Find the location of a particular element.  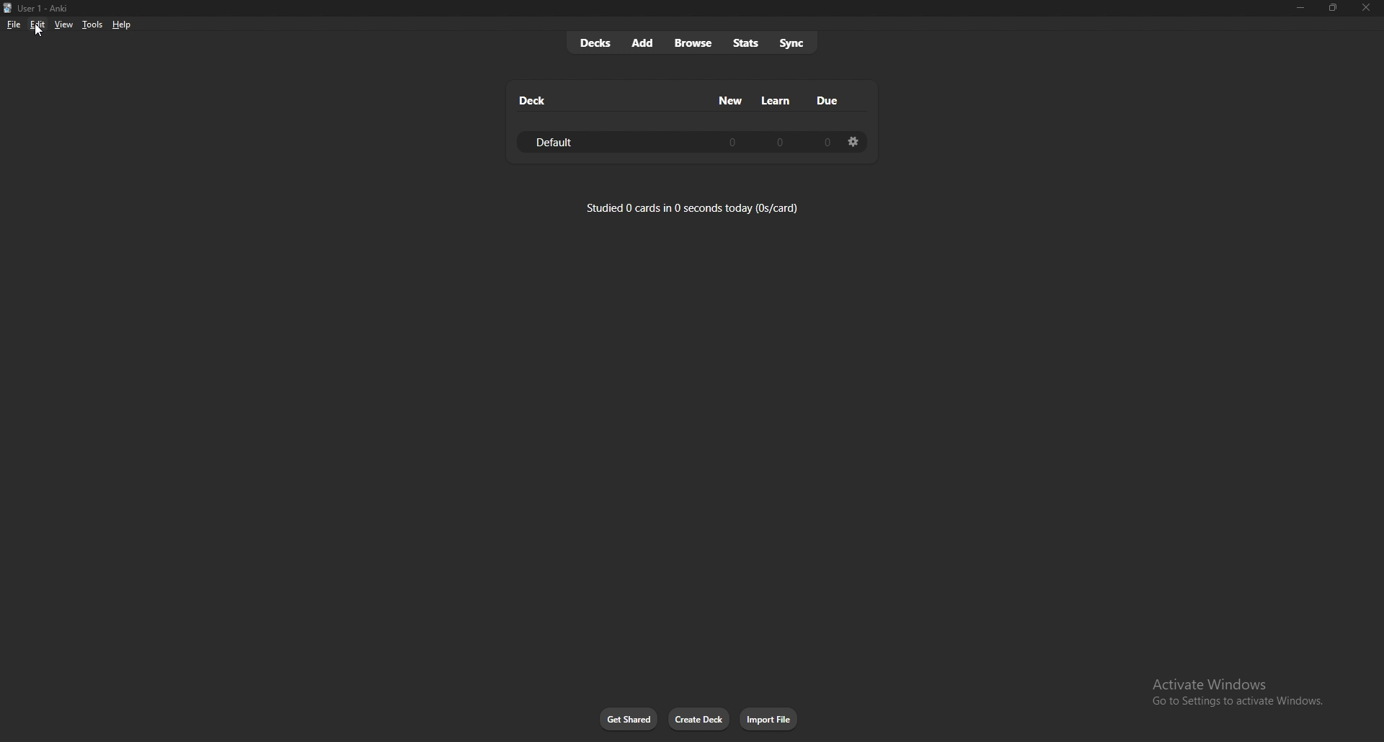

minimize is located at coordinates (1300, 9).